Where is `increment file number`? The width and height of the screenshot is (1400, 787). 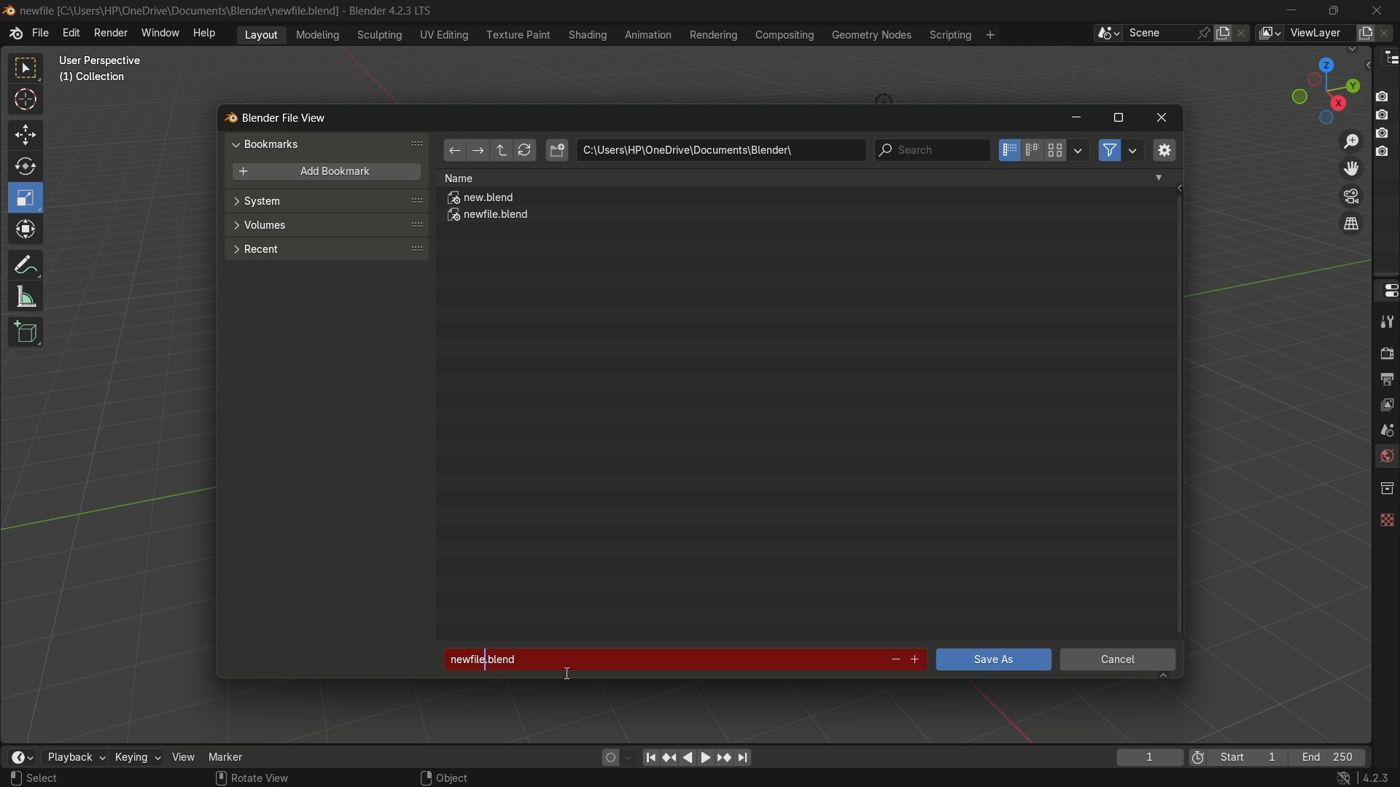
increment file number is located at coordinates (916, 660).